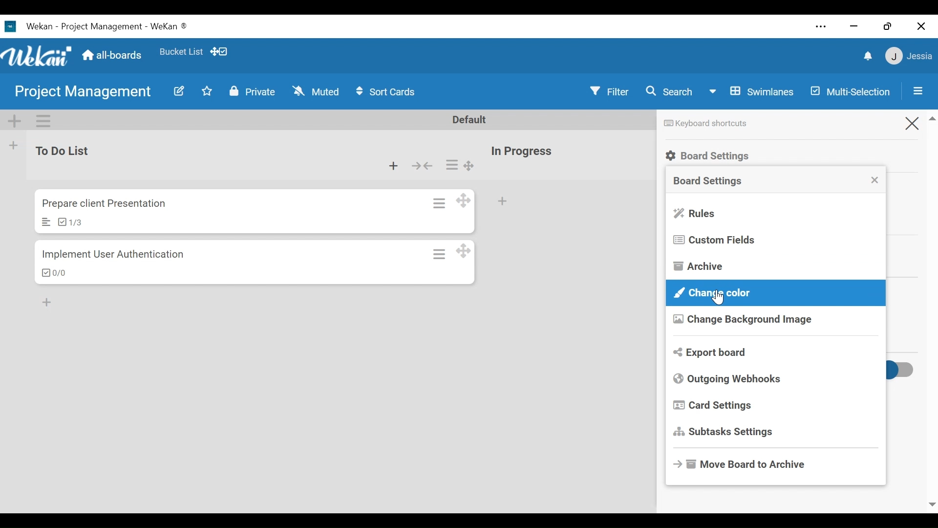  I want to click on Desktop drag handles, so click(470, 166).